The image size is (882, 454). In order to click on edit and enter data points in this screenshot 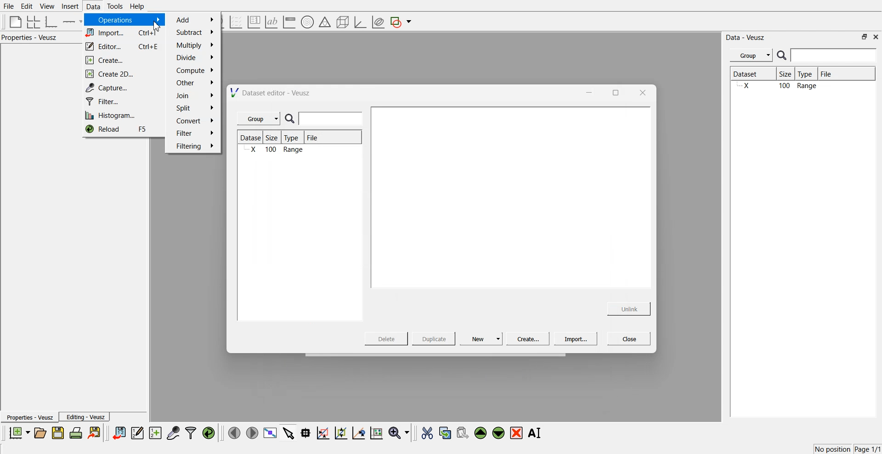, I will do `click(137, 434)`.